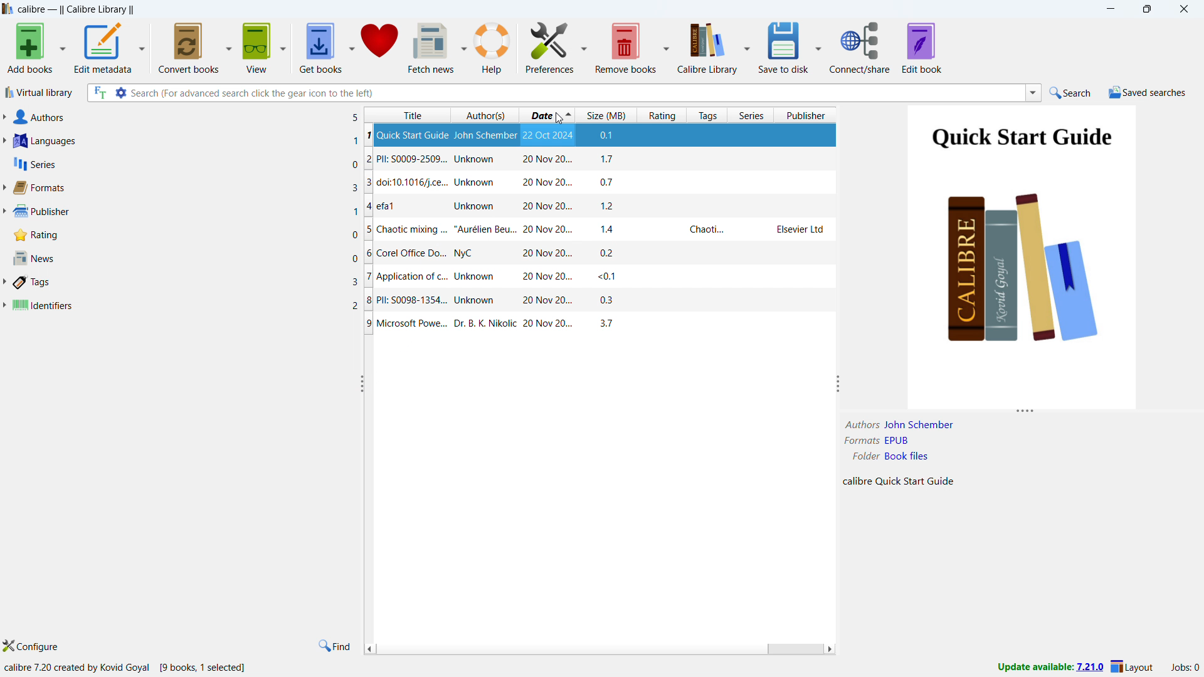 This screenshot has height=677, width=1204. Describe the element at coordinates (613, 277) in the screenshot. I see `1.4` at that location.